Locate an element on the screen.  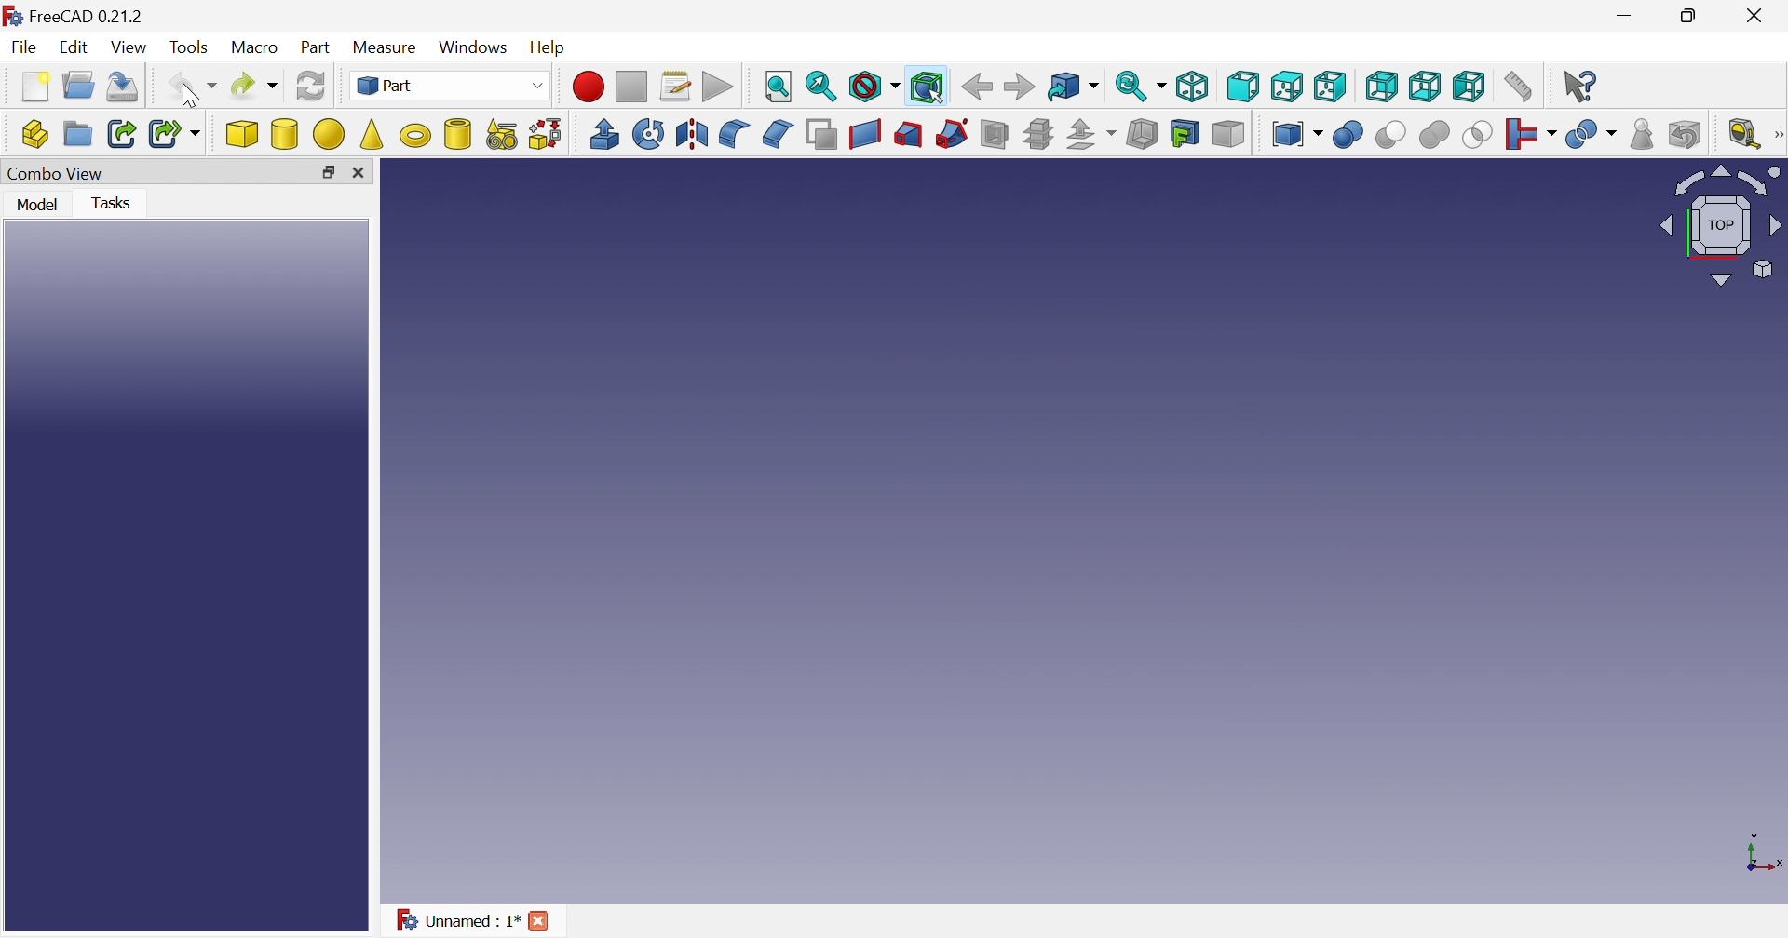
Measure is located at coordinates (388, 48).